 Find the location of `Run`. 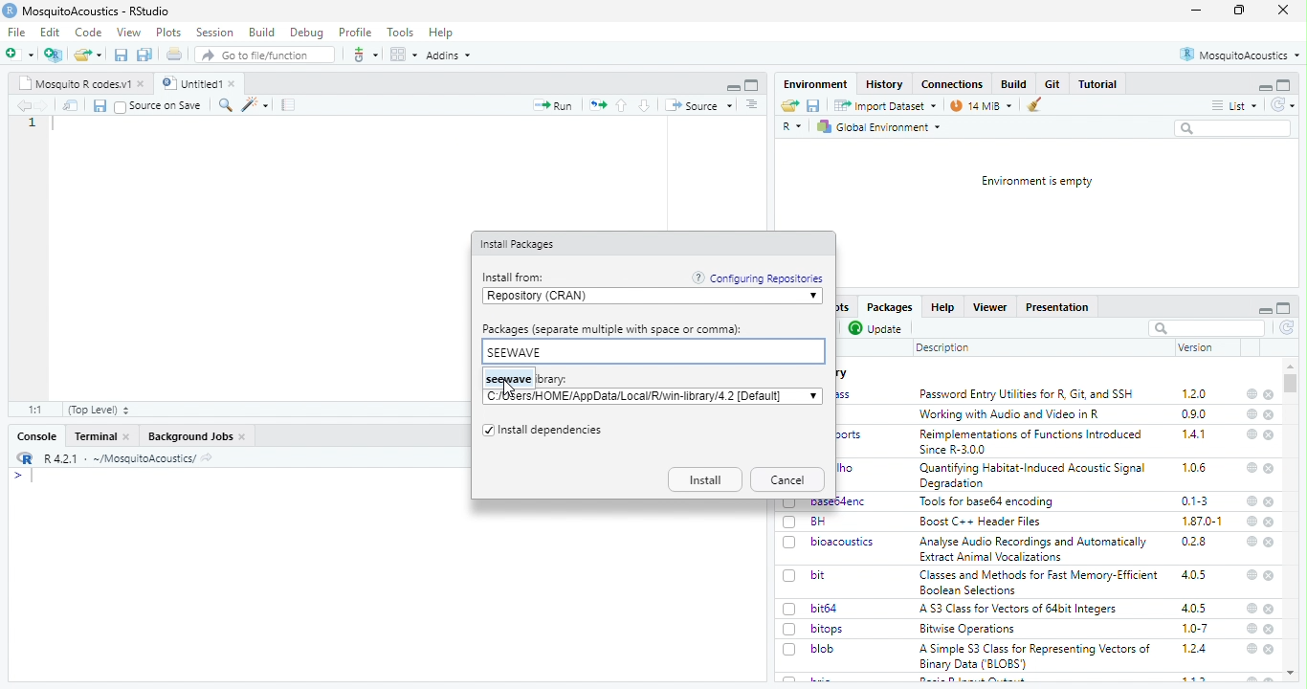

Run is located at coordinates (552, 105).